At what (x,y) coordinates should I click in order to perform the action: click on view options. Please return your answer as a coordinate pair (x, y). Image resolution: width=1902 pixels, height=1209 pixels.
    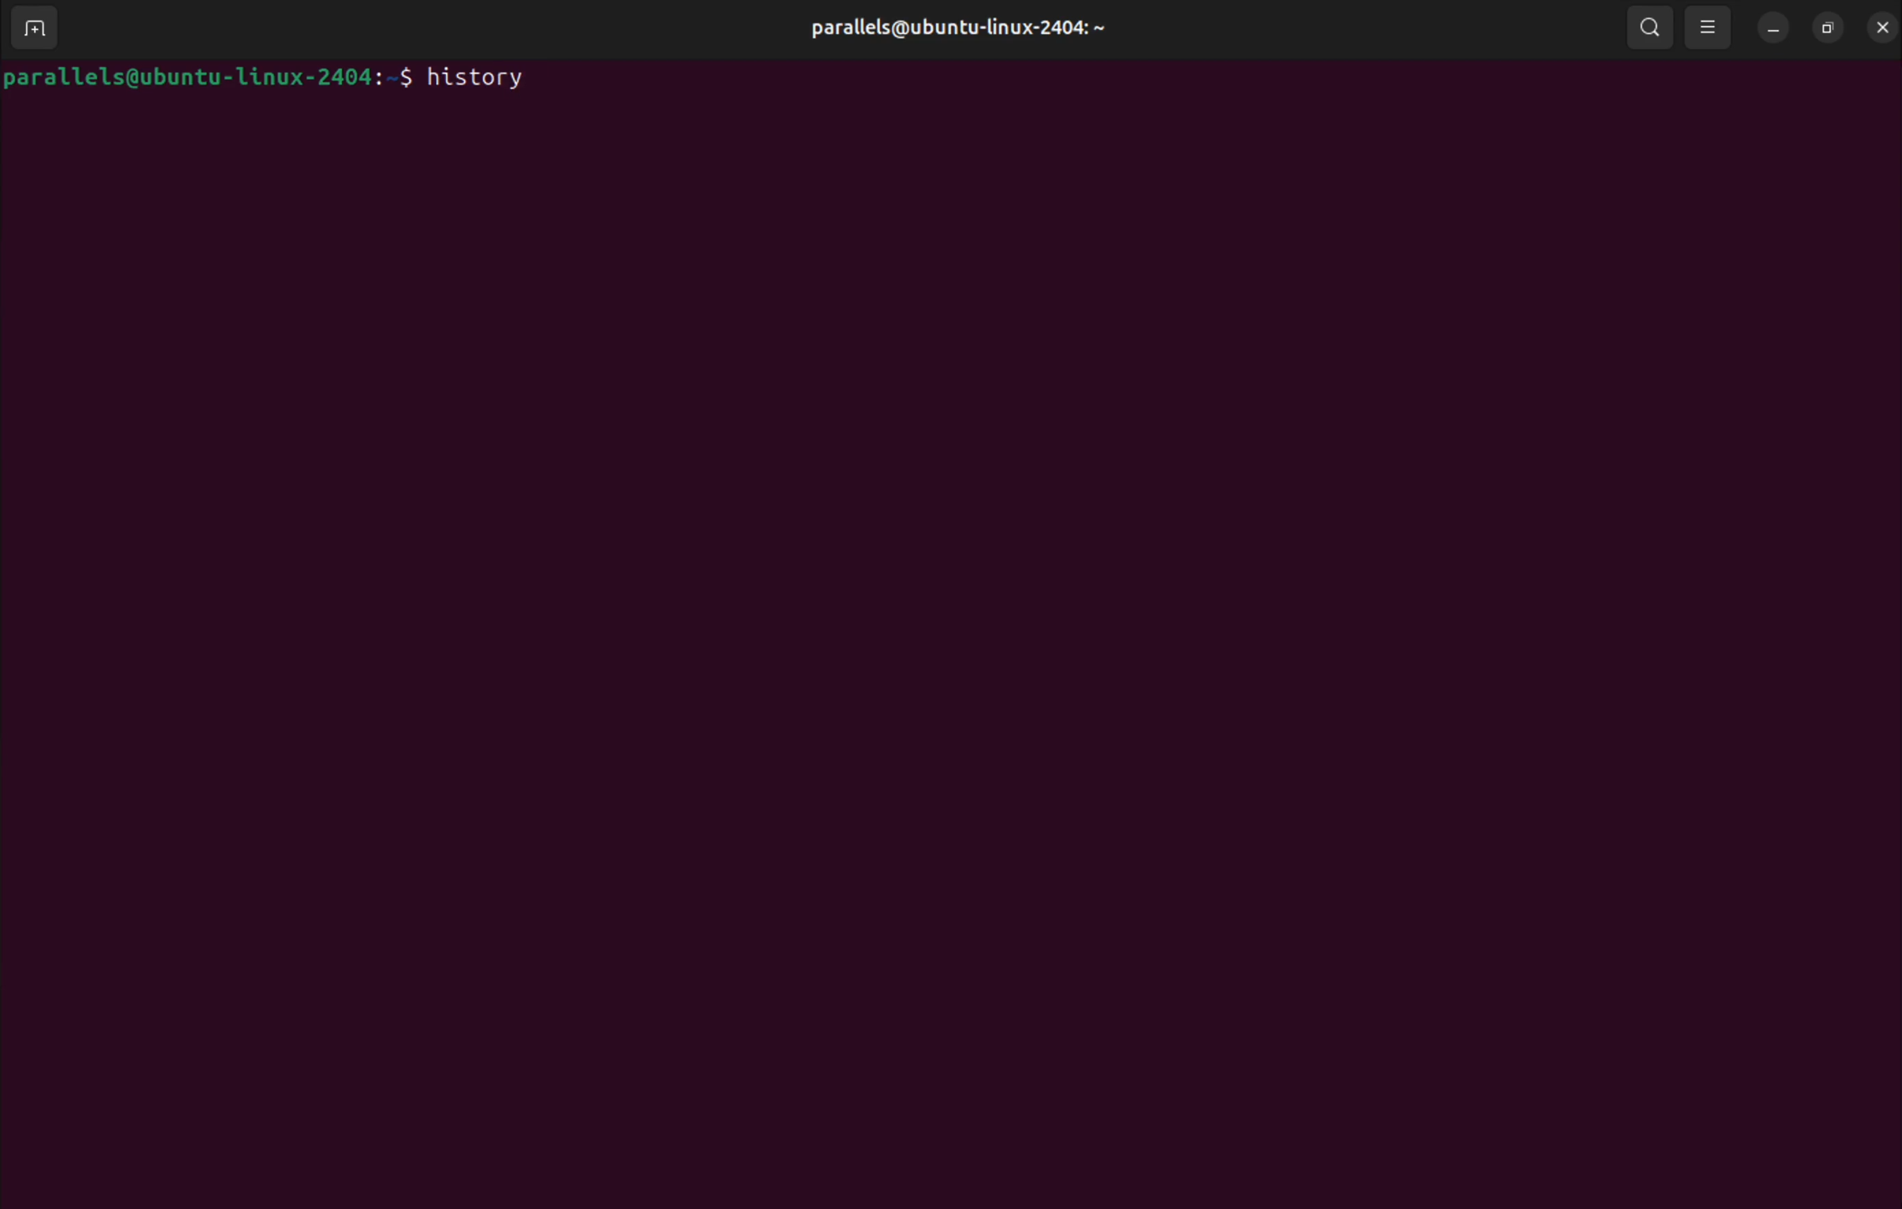
    Looking at the image, I should click on (1711, 26).